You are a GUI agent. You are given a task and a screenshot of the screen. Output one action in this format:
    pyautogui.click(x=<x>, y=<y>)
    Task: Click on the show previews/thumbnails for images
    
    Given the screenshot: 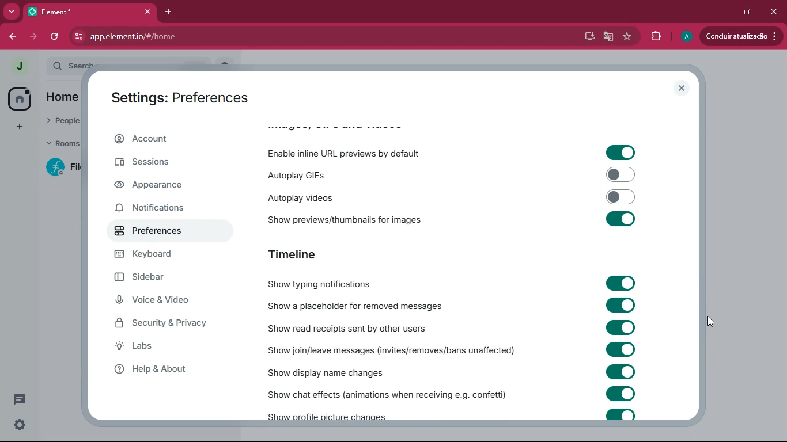 What is the action you would take?
    pyautogui.click(x=341, y=218)
    